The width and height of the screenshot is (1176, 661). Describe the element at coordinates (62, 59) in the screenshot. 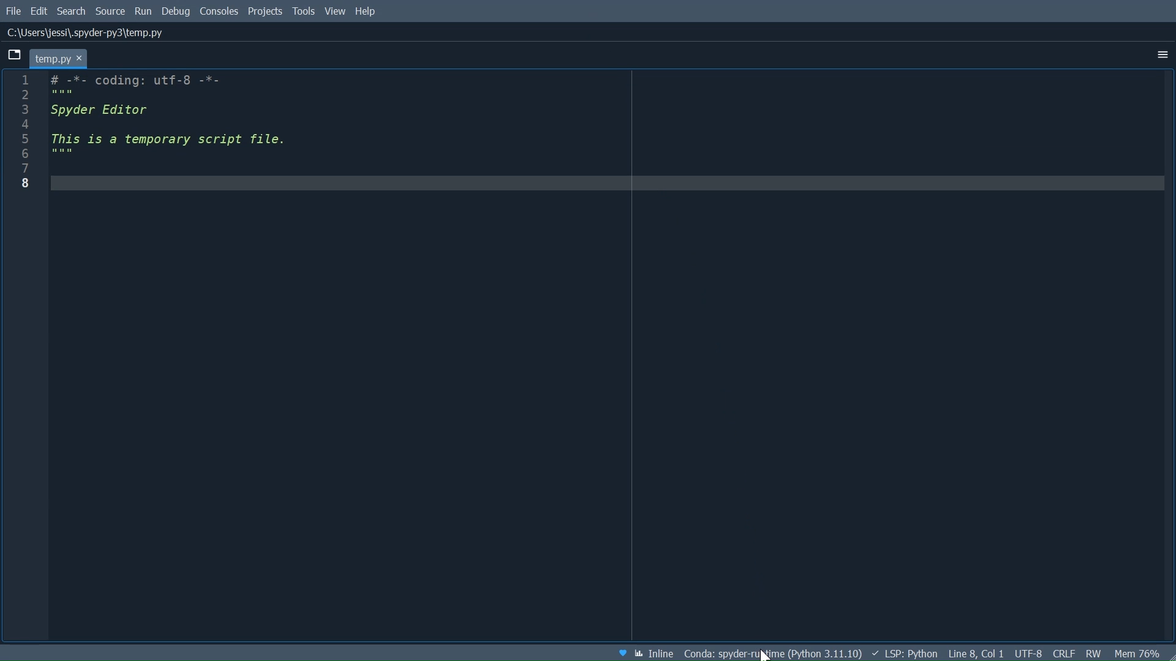

I see `Current tab` at that location.